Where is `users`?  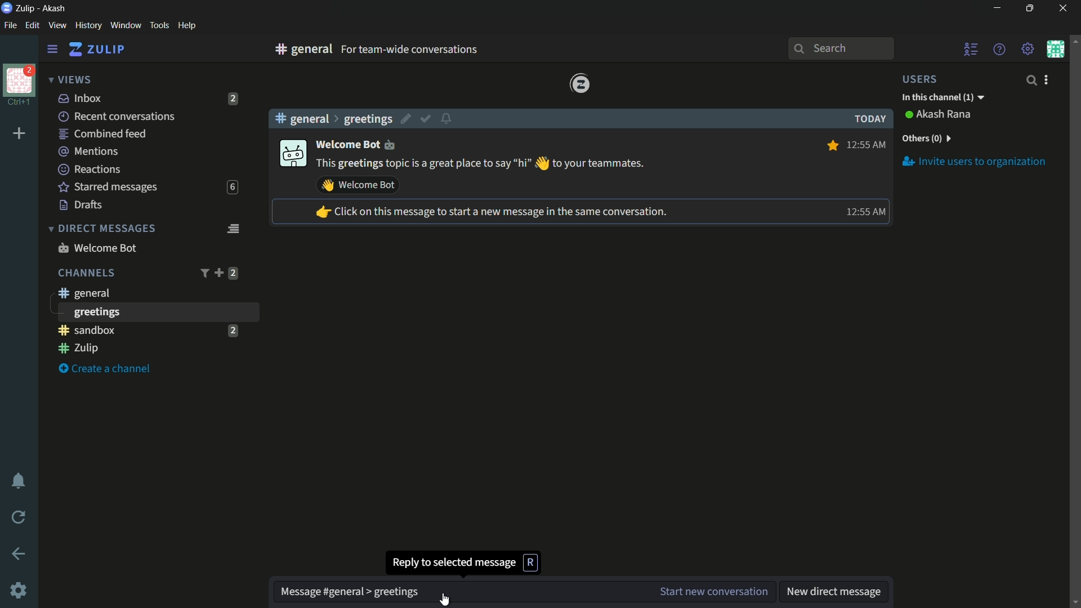 users is located at coordinates (927, 79).